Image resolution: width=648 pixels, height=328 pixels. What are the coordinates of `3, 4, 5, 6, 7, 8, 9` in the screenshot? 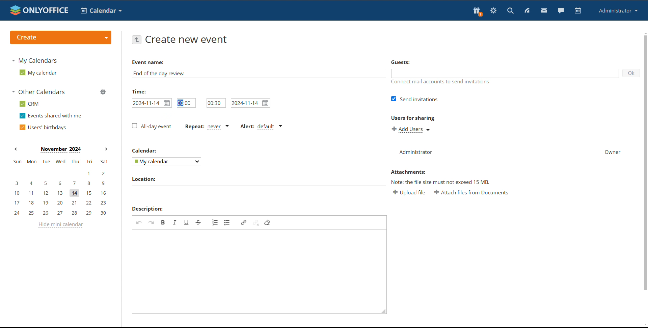 It's located at (60, 183).